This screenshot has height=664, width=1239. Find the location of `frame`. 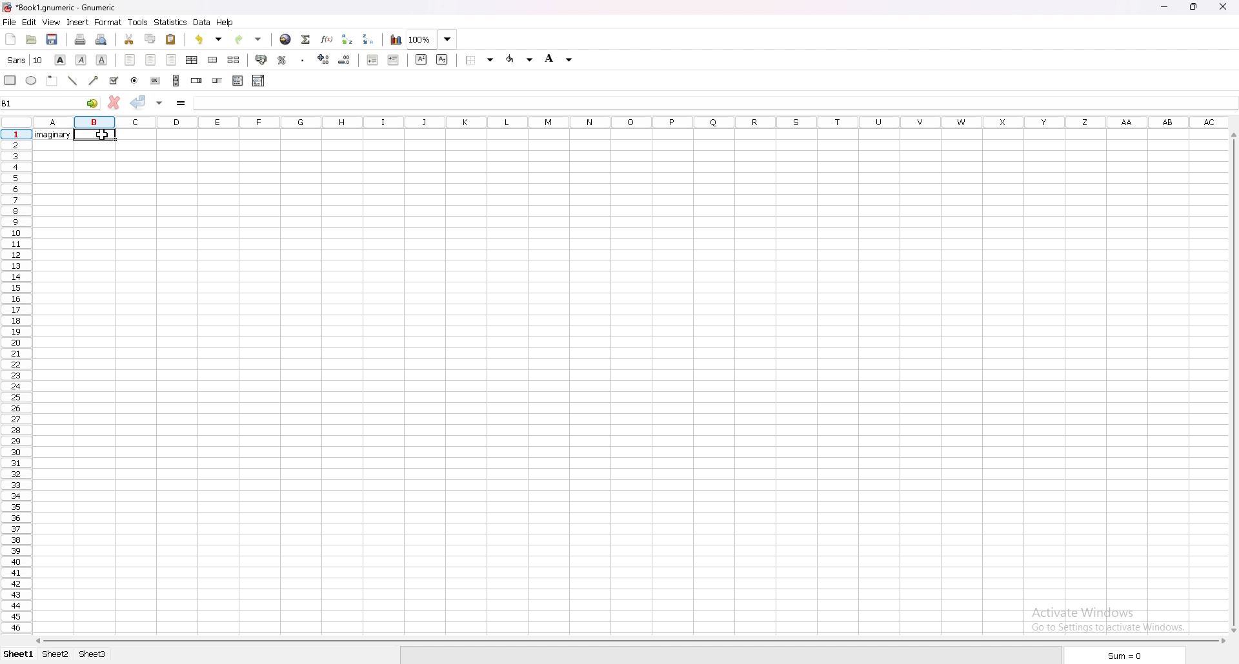

frame is located at coordinates (53, 80).